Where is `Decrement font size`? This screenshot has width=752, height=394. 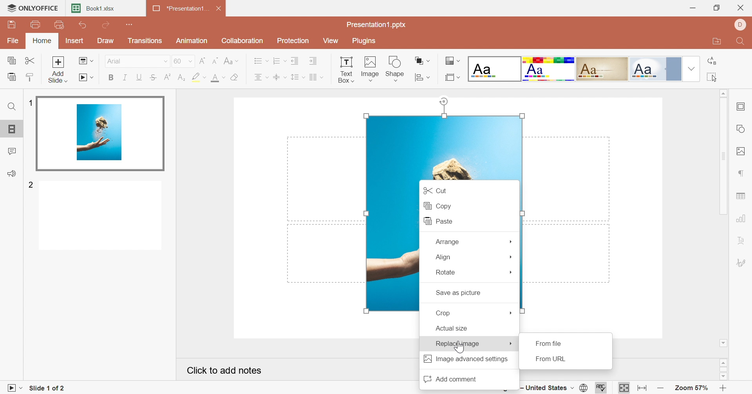
Decrement font size is located at coordinates (215, 60).